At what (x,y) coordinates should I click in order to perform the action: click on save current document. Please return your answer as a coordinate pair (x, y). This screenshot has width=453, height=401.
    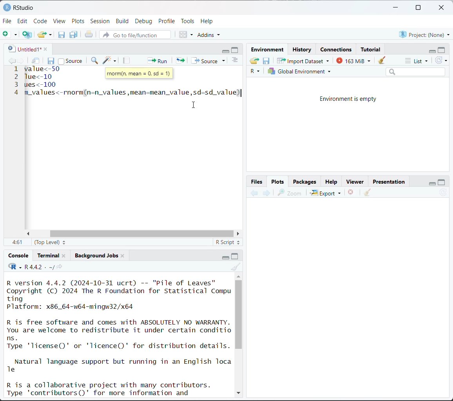
    Looking at the image, I should click on (62, 35).